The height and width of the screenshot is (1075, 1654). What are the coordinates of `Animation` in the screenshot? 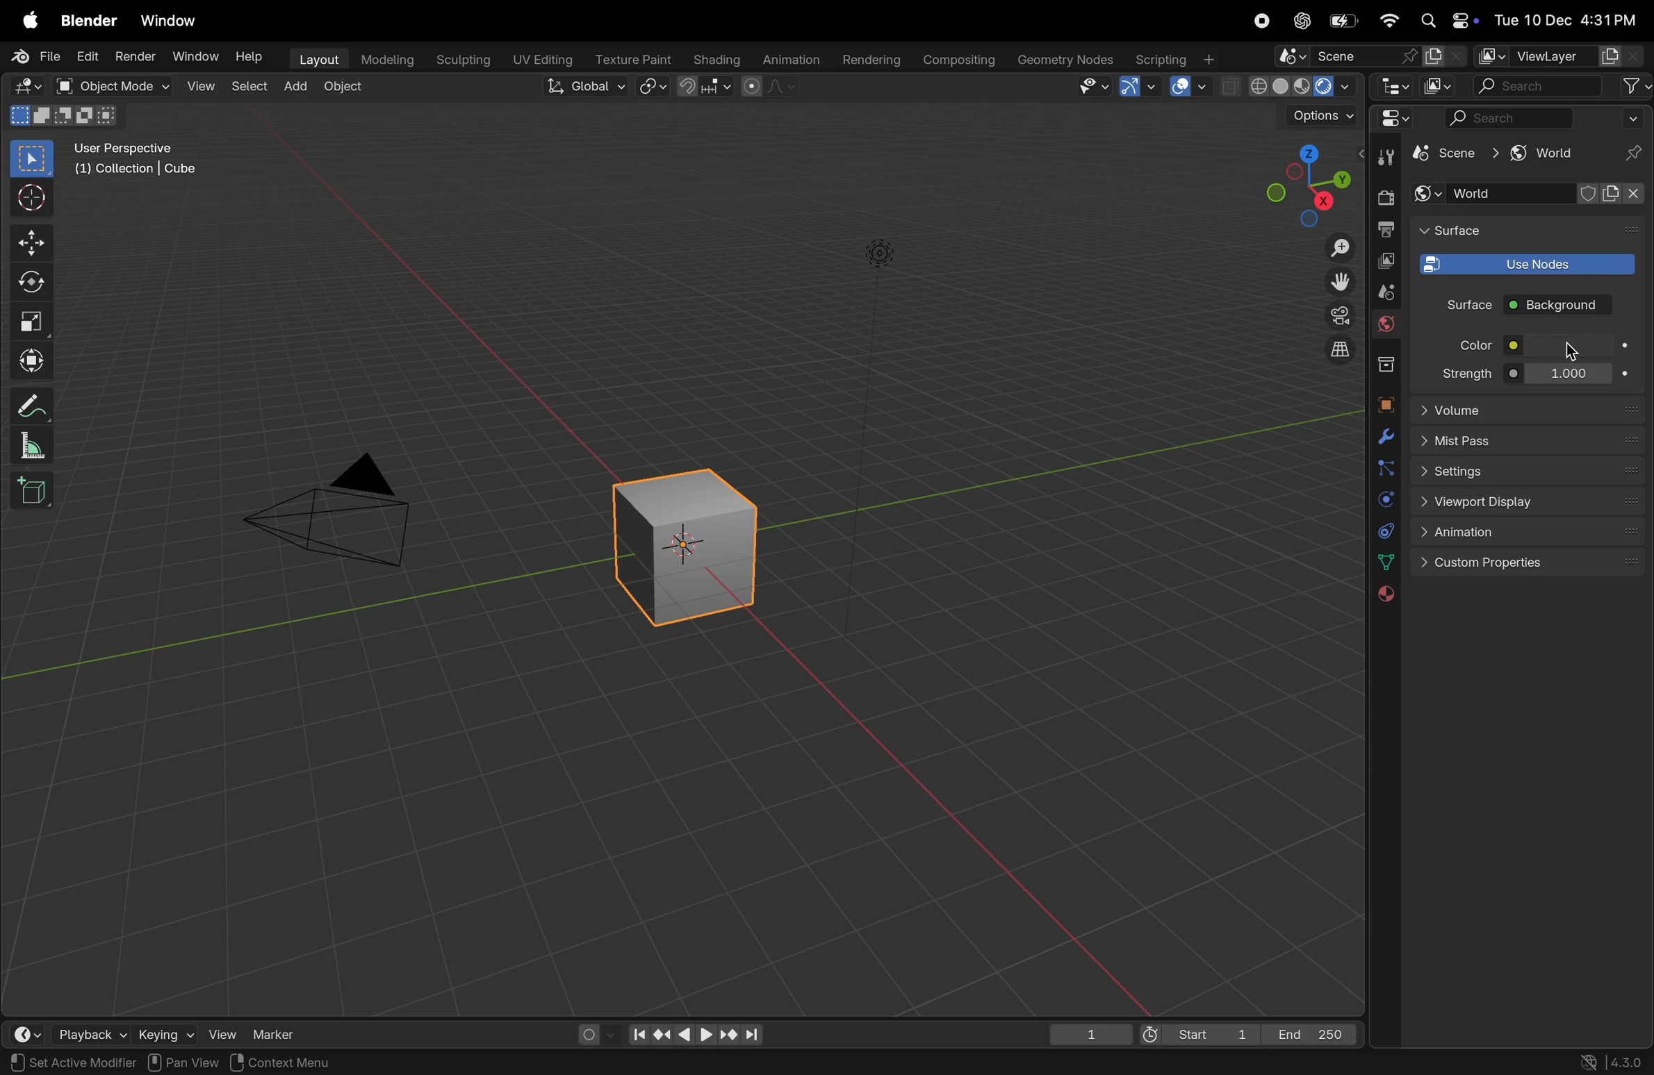 It's located at (788, 60).